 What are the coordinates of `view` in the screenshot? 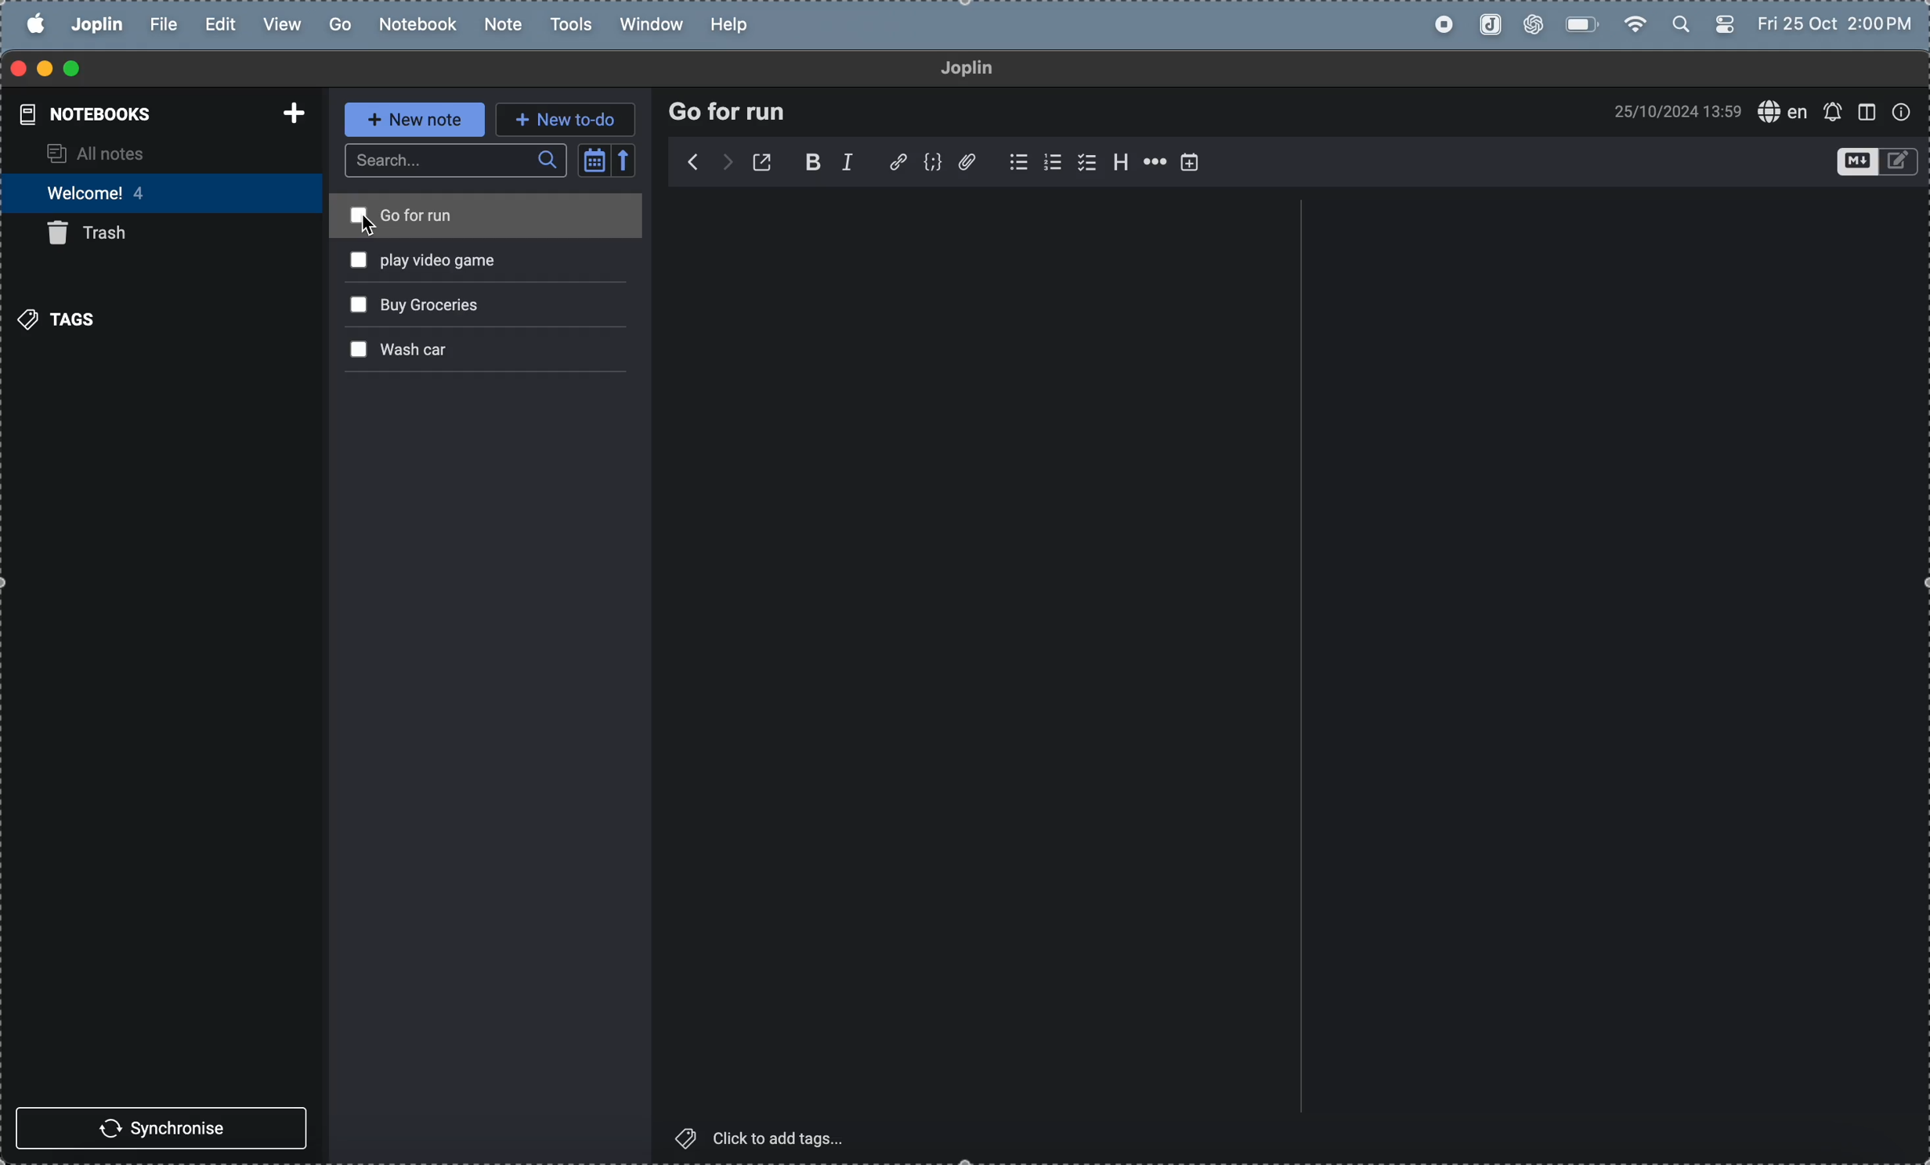 It's located at (276, 23).